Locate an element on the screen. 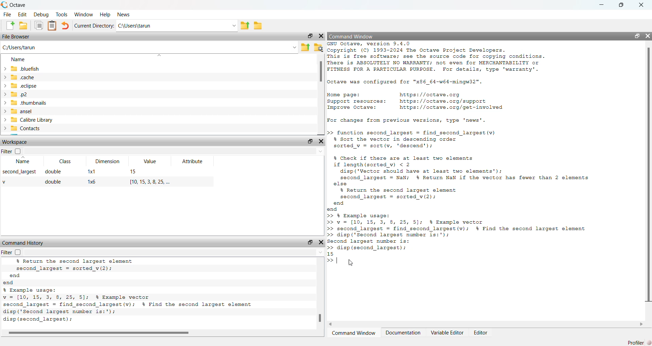  details of octave version and copyright is located at coordinates (450, 58).